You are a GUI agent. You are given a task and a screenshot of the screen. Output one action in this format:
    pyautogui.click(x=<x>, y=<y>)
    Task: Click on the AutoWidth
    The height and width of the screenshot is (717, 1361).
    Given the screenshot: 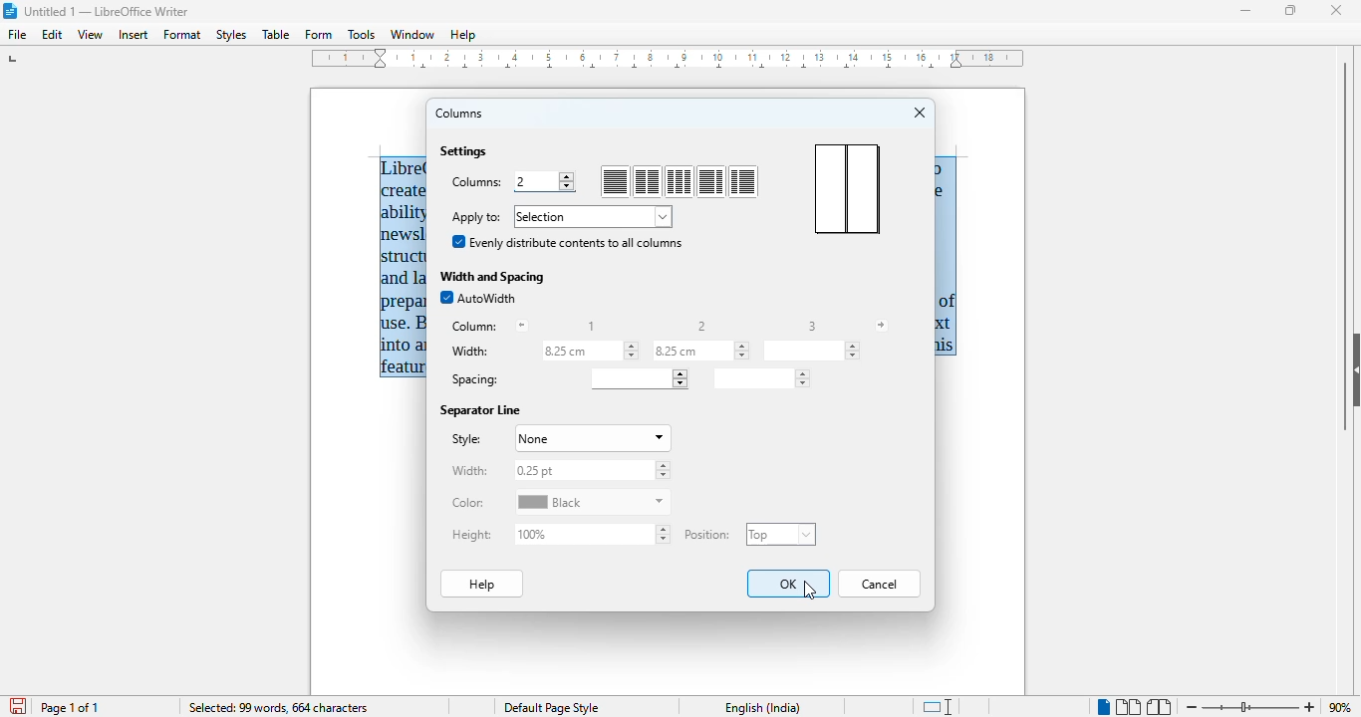 What is the action you would take?
    pyautogui.click(x=478, y=298)
    